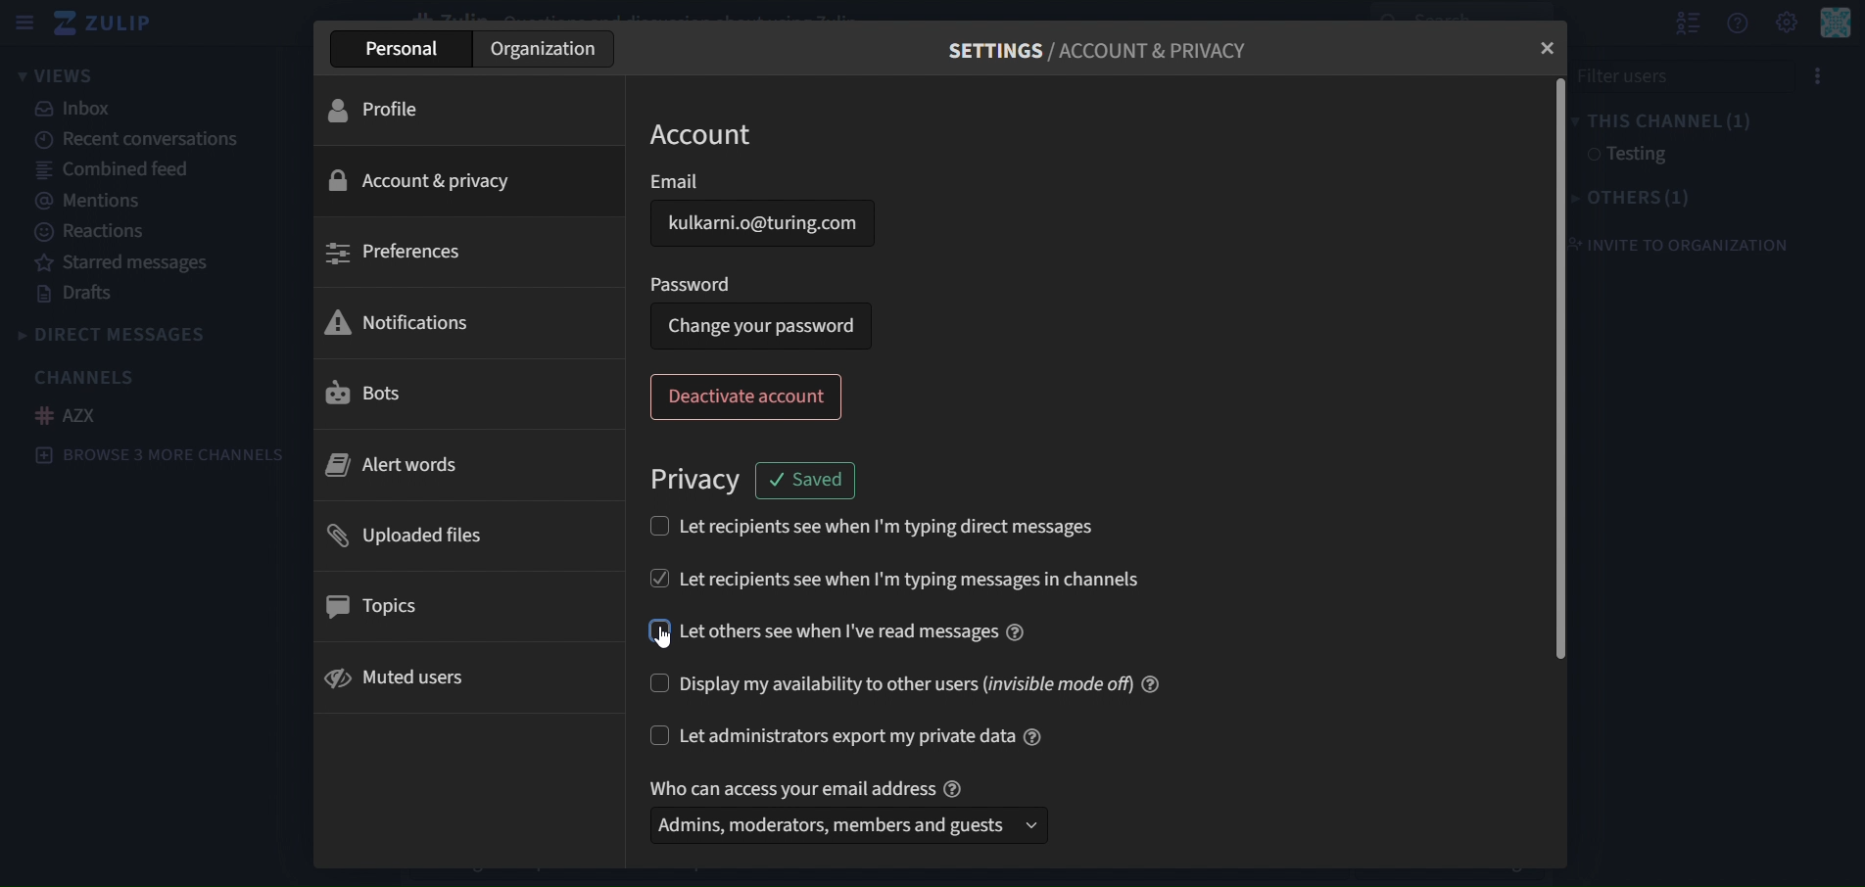 The width and height of the screenshot is (1865, 887). Describe the element at coordinates (1738, 24) in the screenshot. I see `get help` at that location.